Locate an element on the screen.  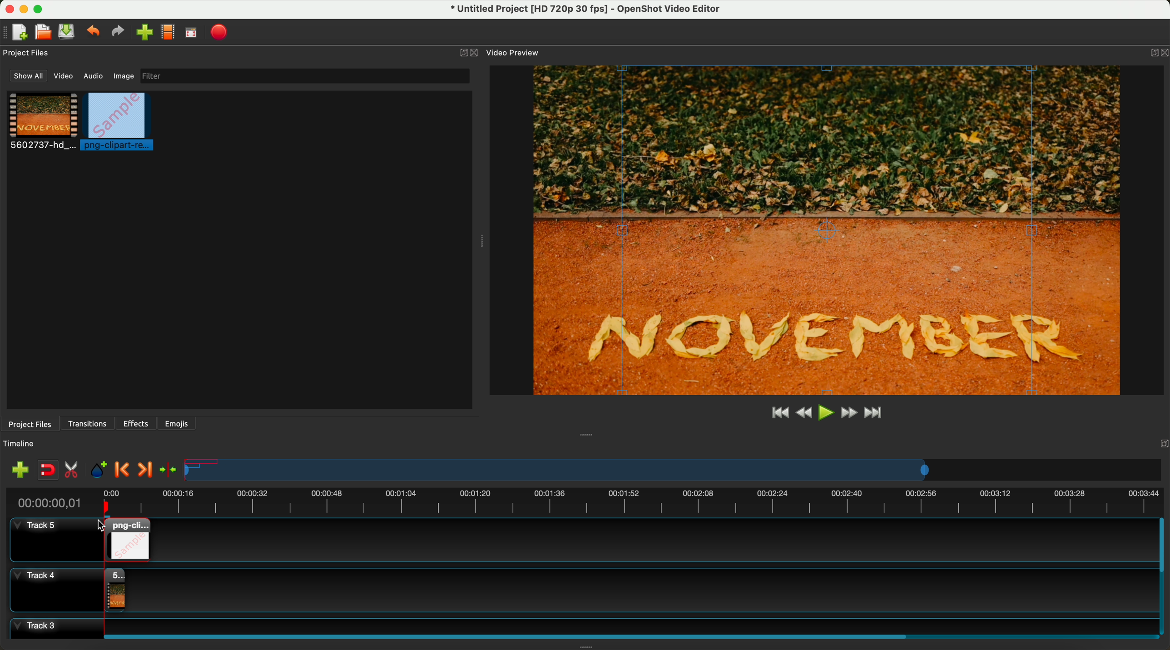
previous marker is located at coordinates (124, 470).